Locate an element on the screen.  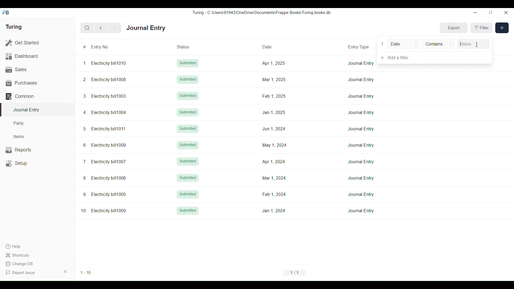
1/1 is located at coordinates (294, 272).